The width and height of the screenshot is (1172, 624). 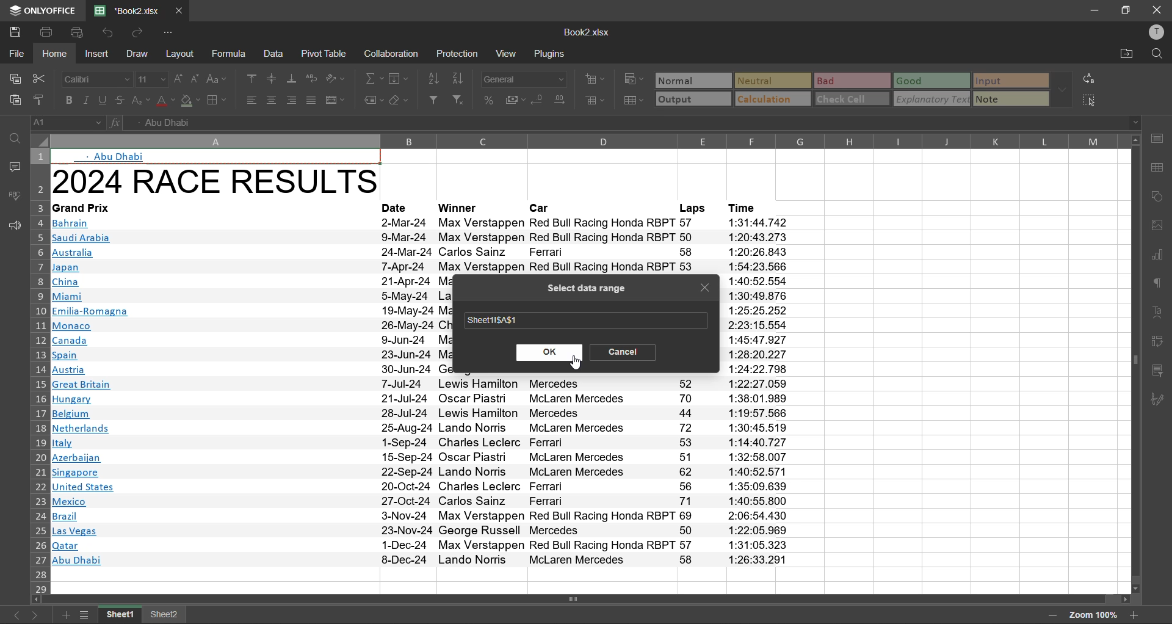 I want to click on select all, so click(x=1090, y=100).